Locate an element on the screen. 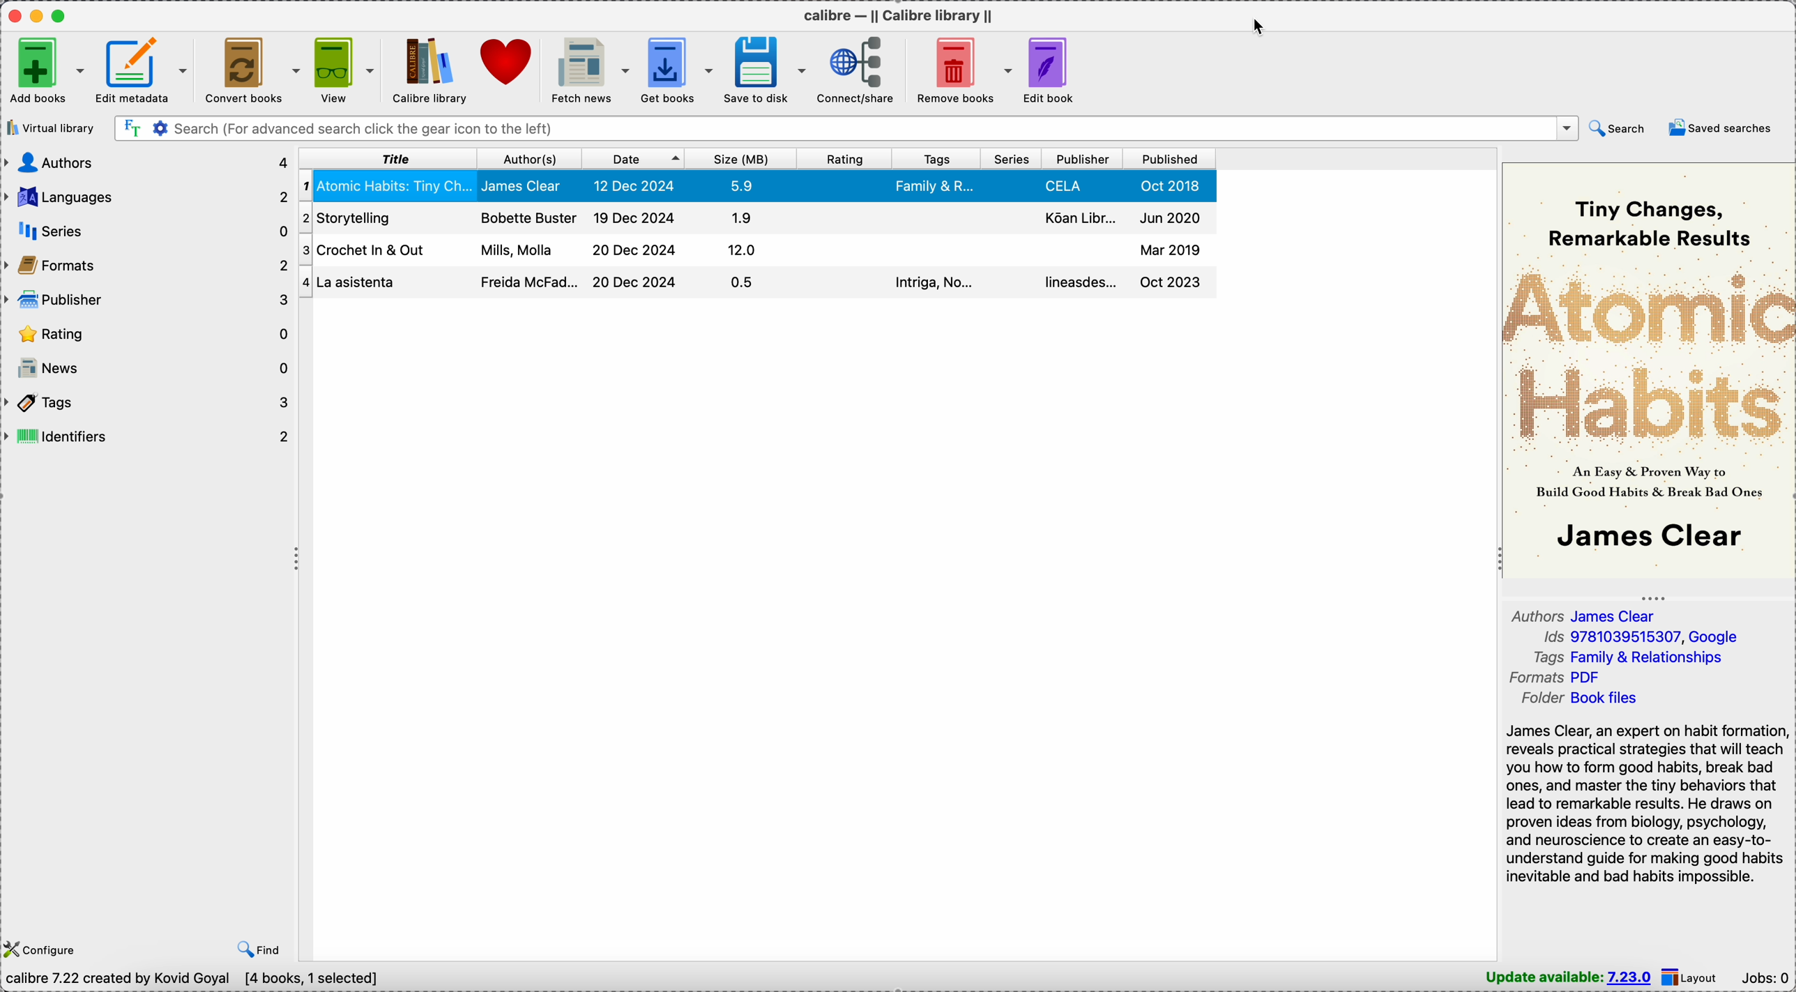 This screenshot has height=992, width=1796. James Clear, an expert on habit formation, reveals practical strategies that will teach you how to form good habits, break bad ones, and master the tiny behaviors that lead to remarkable results... is located at coordinates (1643, 803).